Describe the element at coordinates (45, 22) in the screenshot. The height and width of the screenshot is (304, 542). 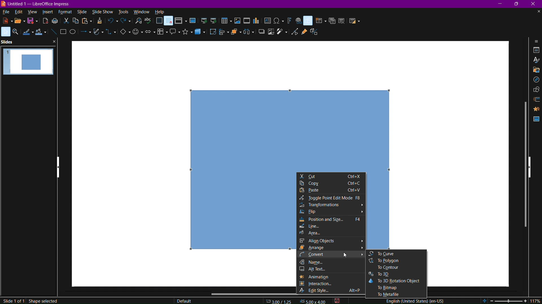
I see `export as pdf` at that location.